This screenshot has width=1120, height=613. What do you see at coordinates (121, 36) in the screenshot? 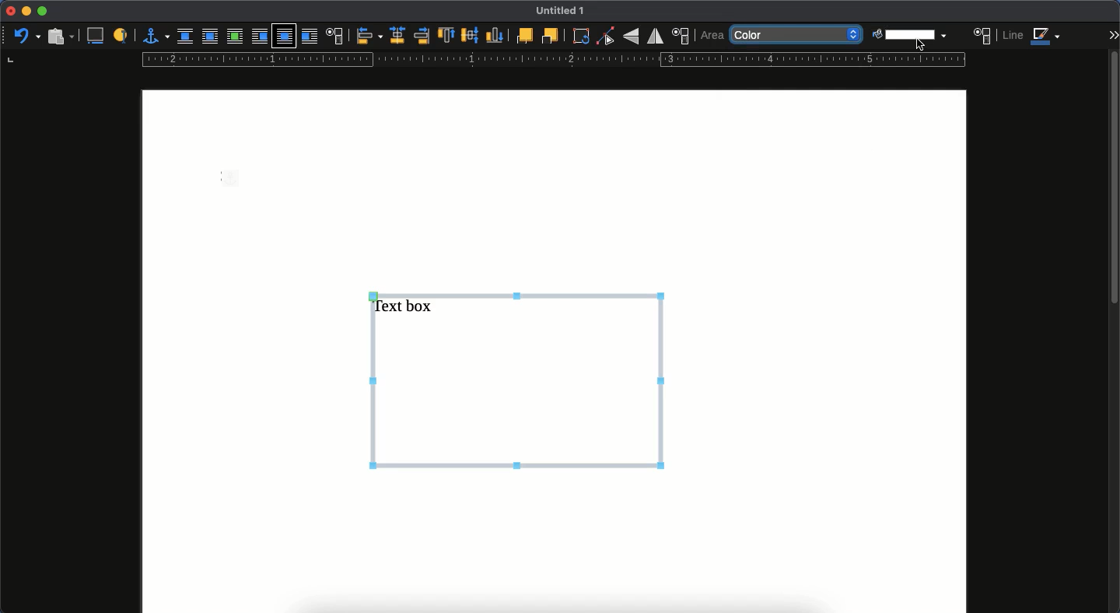
I see `a label to identify an object` at bounding box center [121, 36].